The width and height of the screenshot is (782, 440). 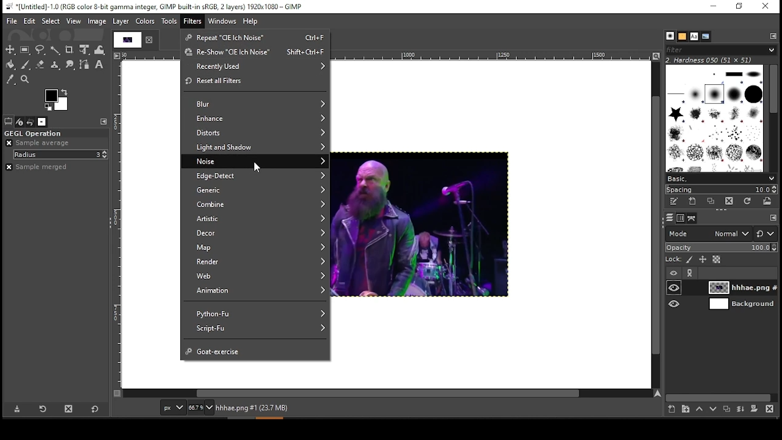 What do you see at coordinates (731, 202) in the screenshot?
I see `delete brush` at bounding box center [731, 202].